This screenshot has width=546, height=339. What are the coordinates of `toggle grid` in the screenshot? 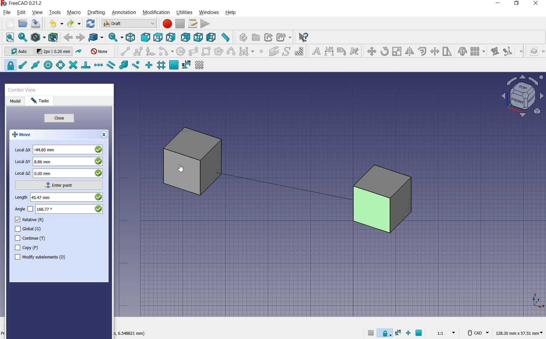 It's located at (199, 66).